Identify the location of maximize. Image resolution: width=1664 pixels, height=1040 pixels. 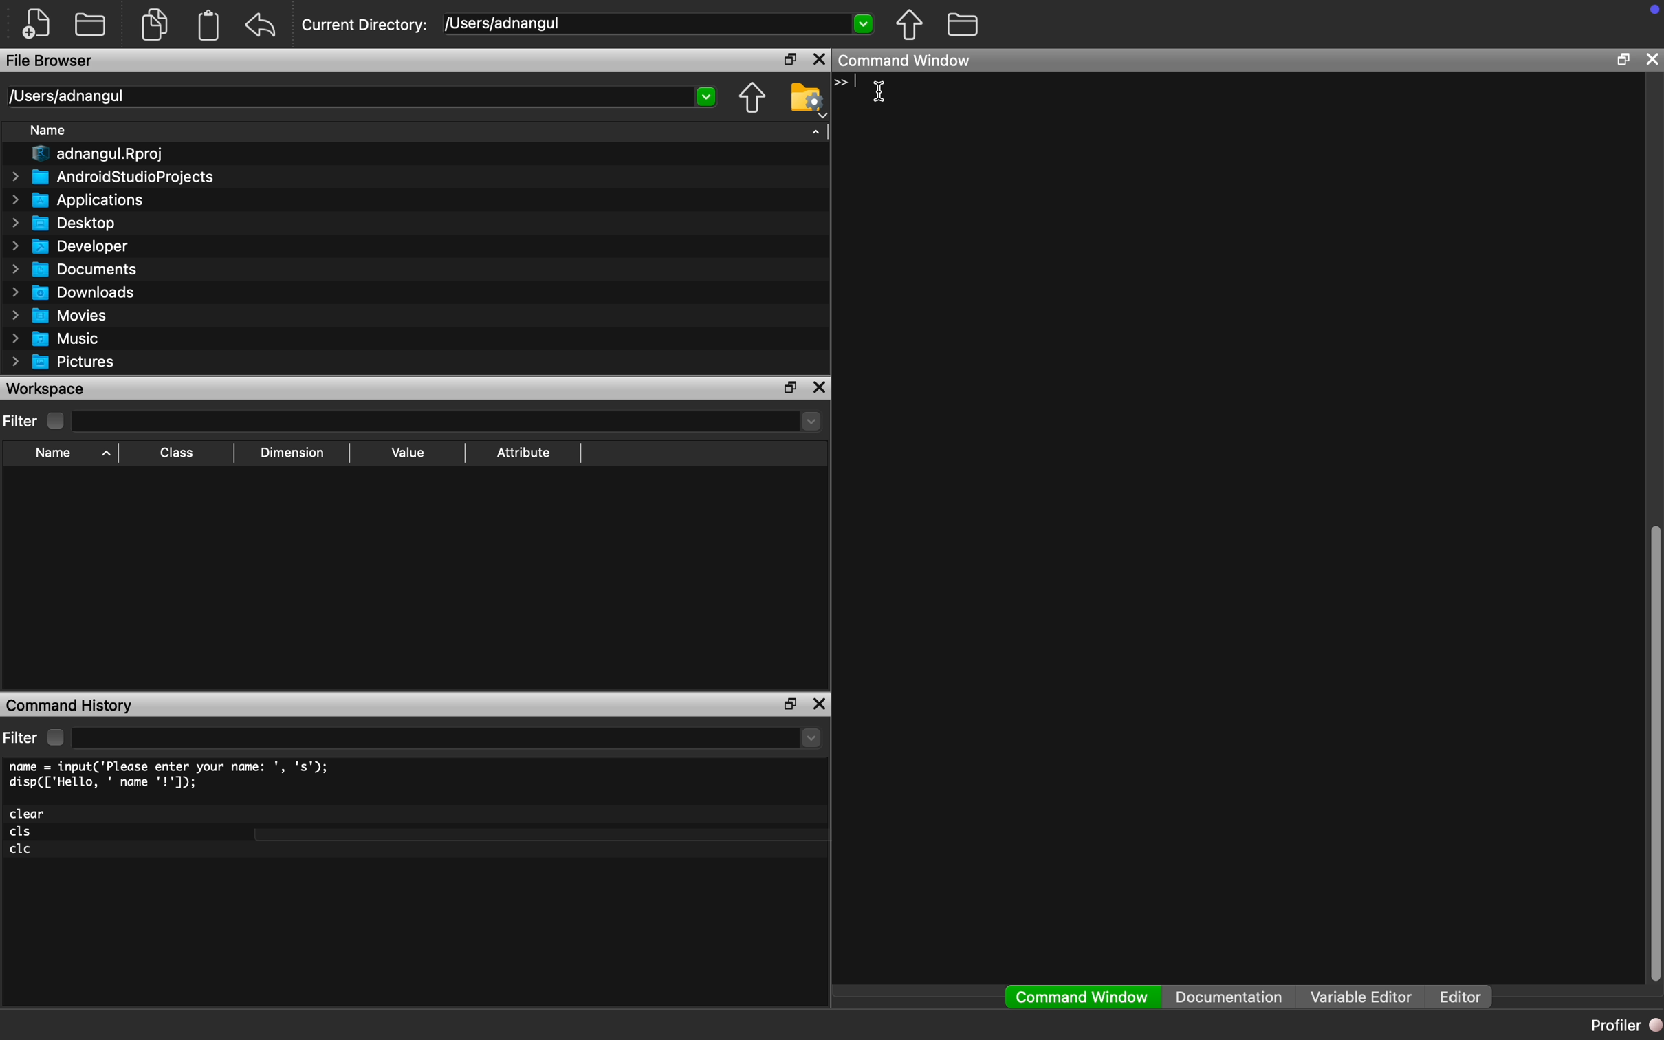
(787, 61).